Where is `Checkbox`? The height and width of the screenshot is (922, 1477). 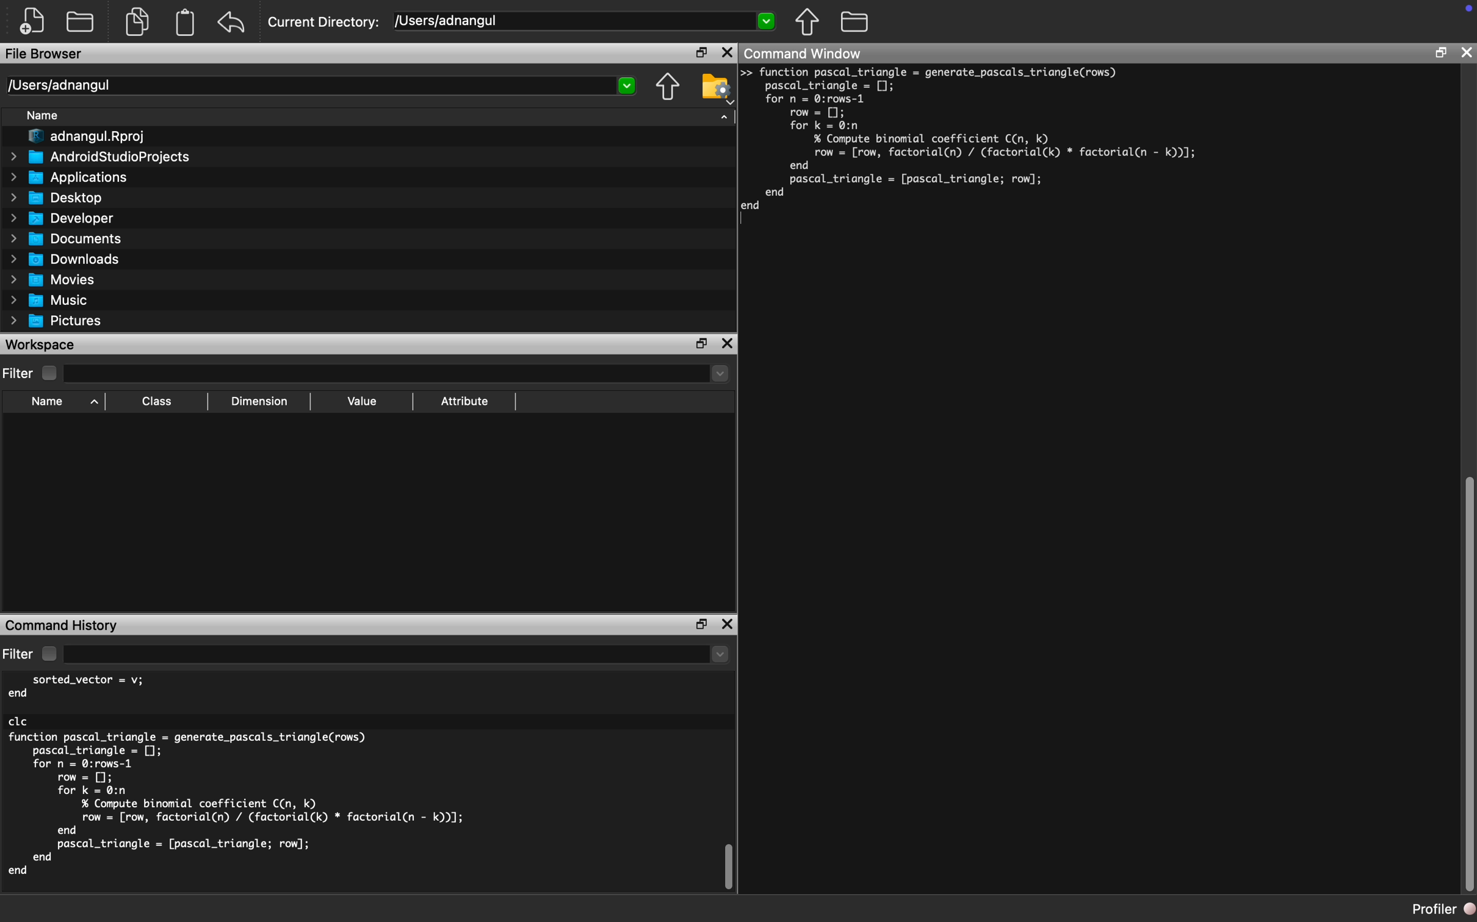 Checkbox is located at coordinates (51, 374).